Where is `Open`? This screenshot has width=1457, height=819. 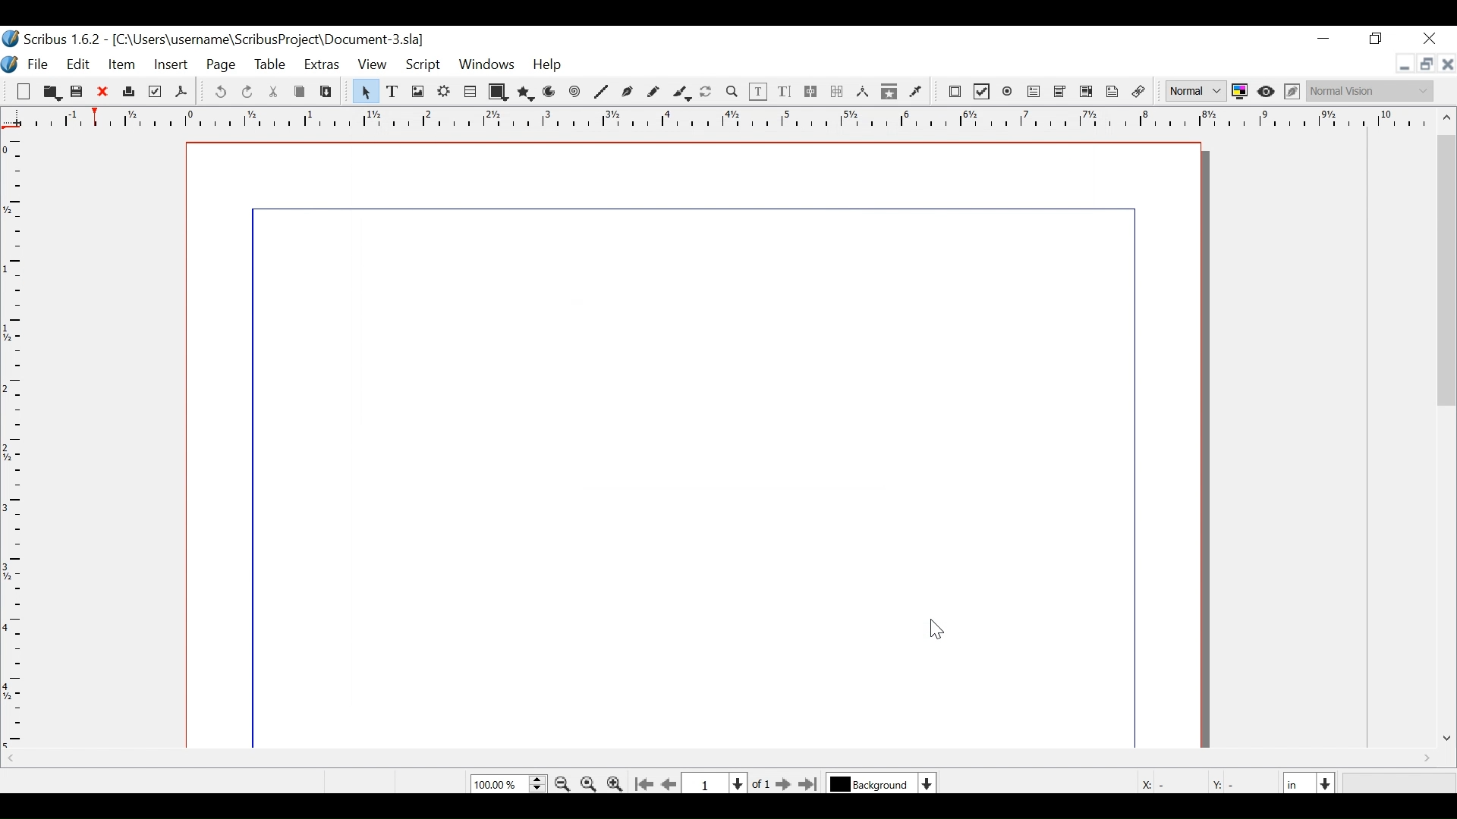 Open is located at coordinates (52, 95).